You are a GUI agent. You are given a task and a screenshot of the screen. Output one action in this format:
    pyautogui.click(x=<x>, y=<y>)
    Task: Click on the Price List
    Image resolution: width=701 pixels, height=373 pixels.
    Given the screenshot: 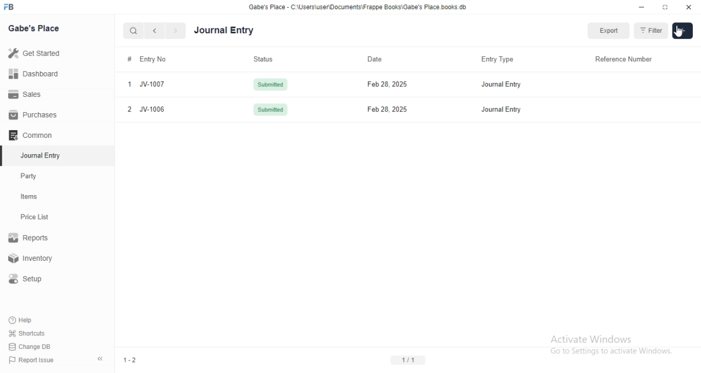 What is the action you would take?
    pyautogui.click(x=34, y=217)
    